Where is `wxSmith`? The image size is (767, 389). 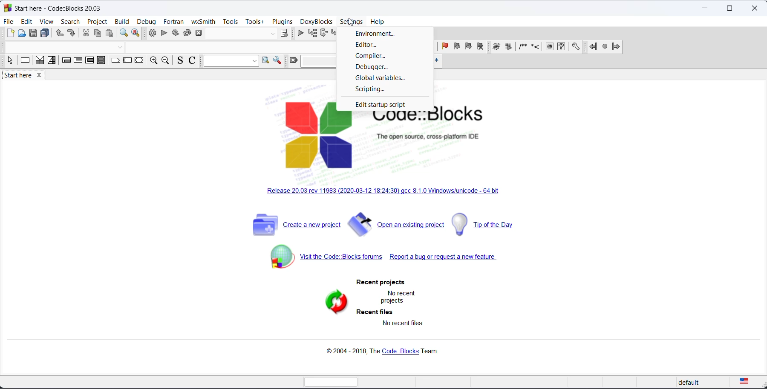 wxSmith is located at coordinates (203, 22).